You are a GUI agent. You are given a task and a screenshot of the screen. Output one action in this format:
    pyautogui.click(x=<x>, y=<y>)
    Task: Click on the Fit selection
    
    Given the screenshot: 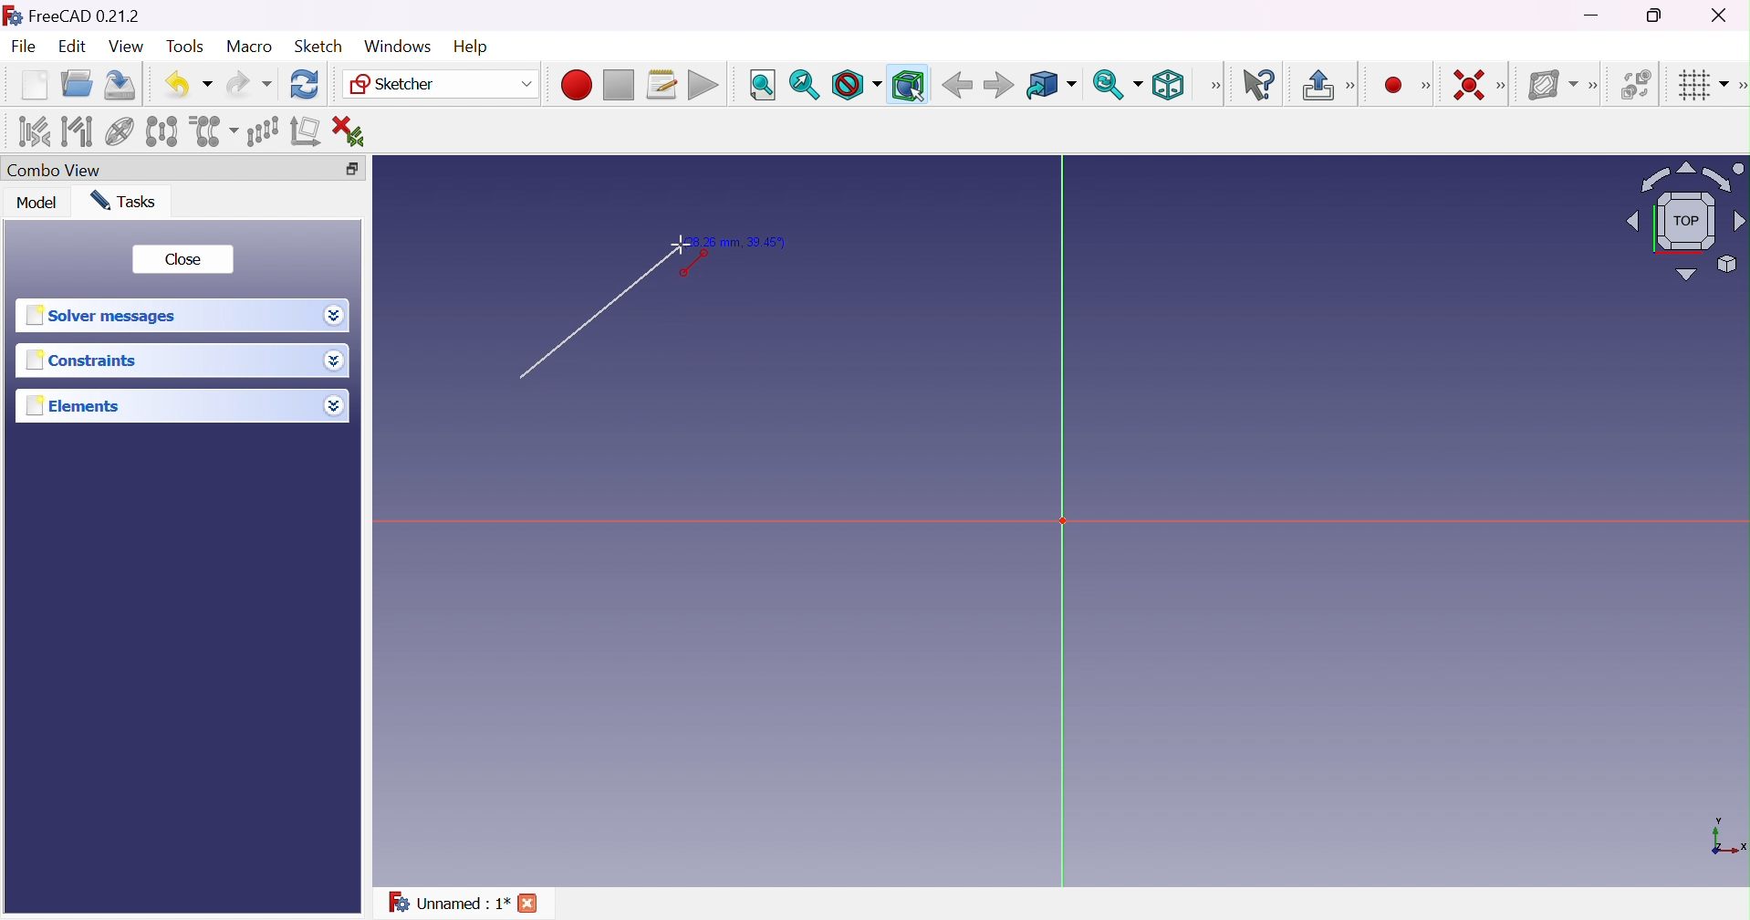 What is the action you would take?
    pyautogui.click(x=804, y=84)
    